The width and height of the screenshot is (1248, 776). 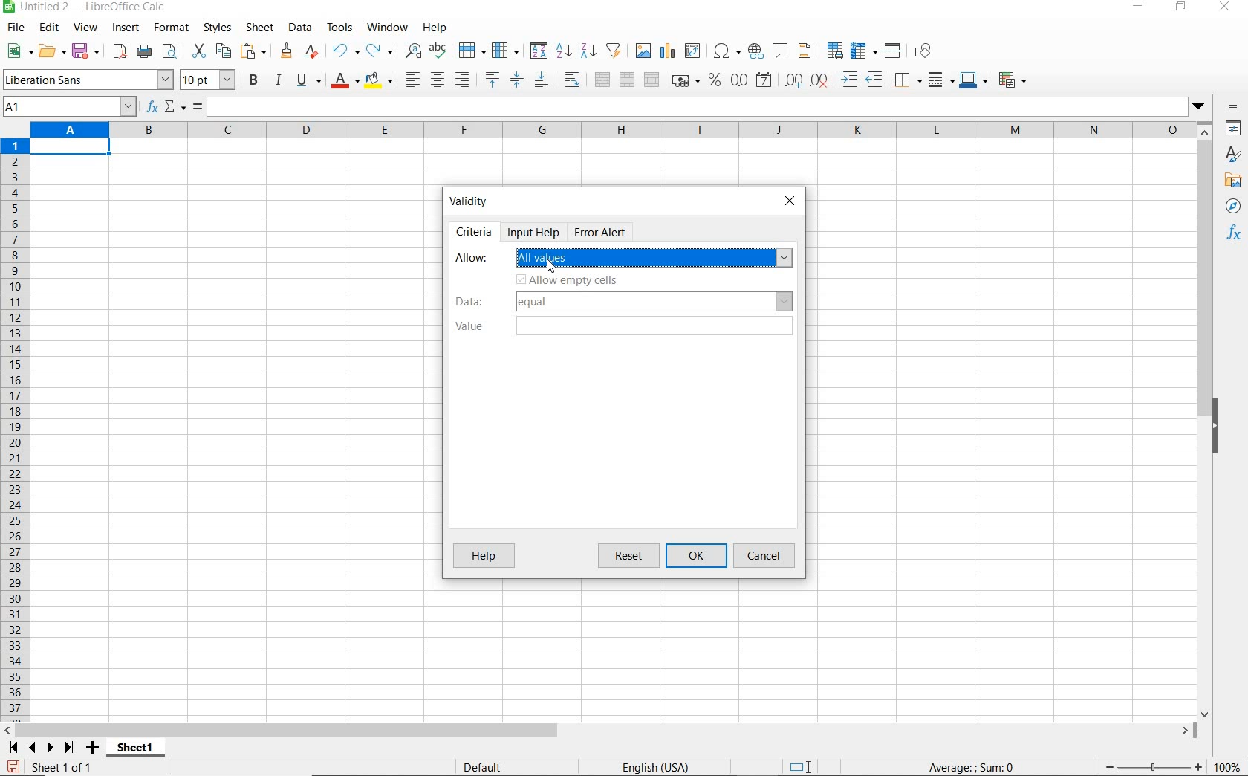 I want to click on cut, so click(x=198, y=51).